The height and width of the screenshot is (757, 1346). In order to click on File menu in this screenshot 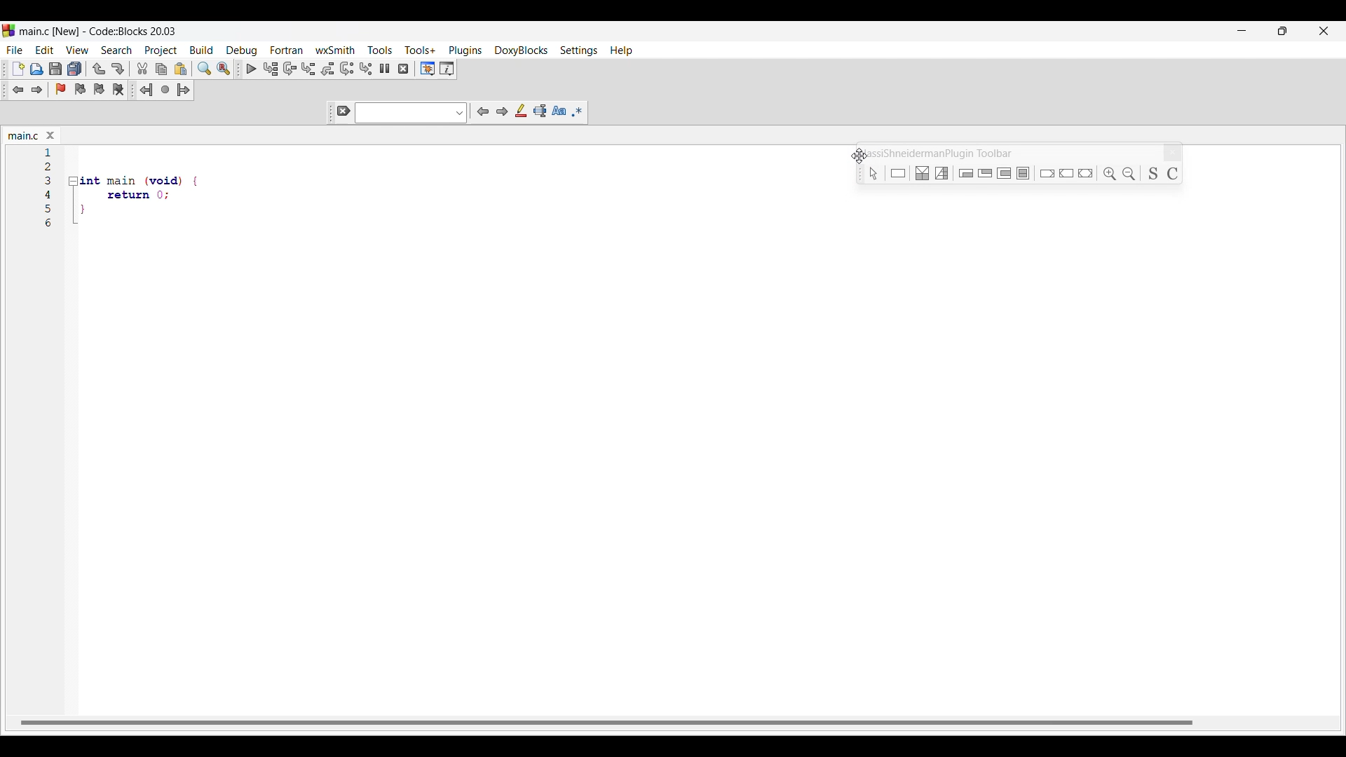, I will do `click(15, 50)`.